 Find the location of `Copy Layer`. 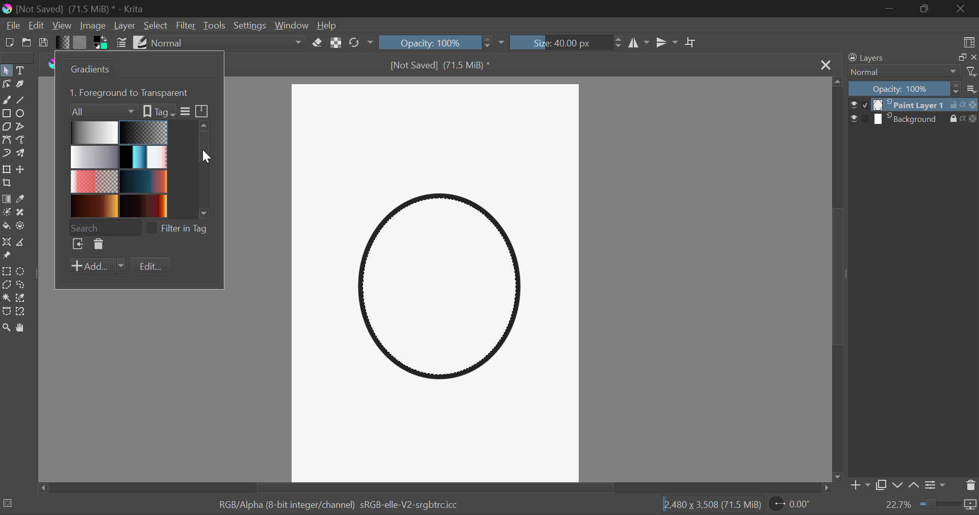

Copy Layer is located at coordinates (882, 485).